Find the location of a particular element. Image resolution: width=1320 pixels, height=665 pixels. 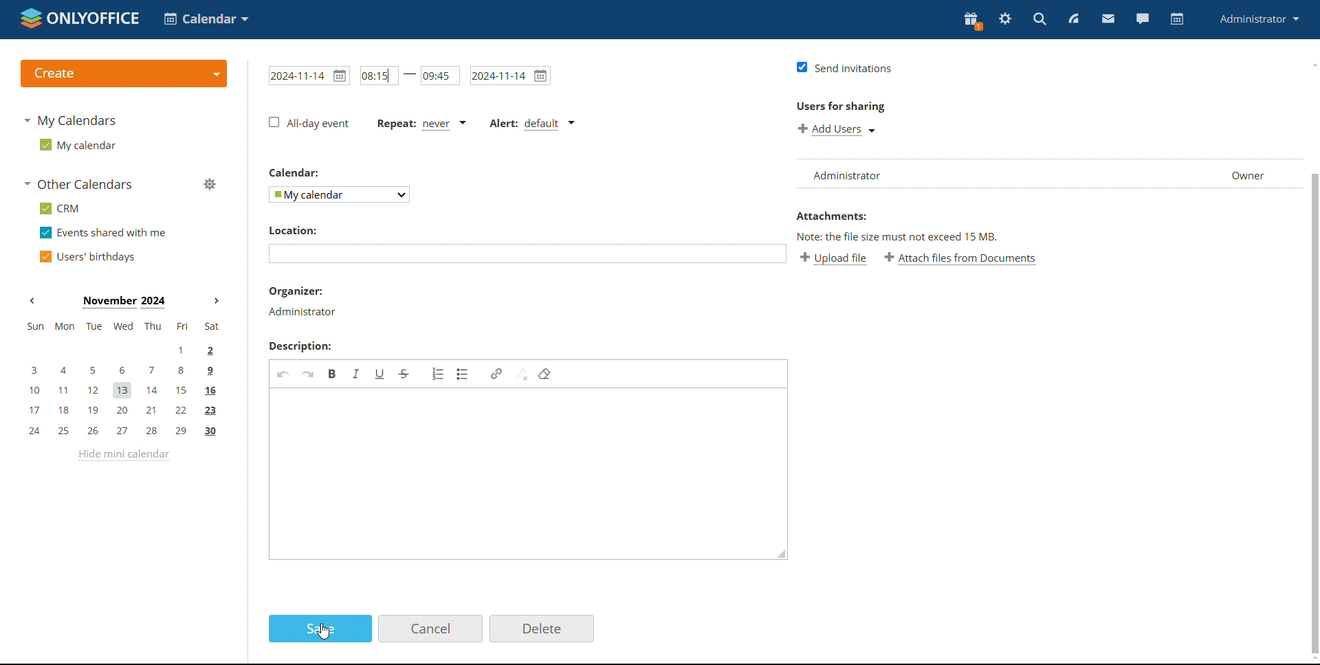

search is located at coordinates (1041, 19).